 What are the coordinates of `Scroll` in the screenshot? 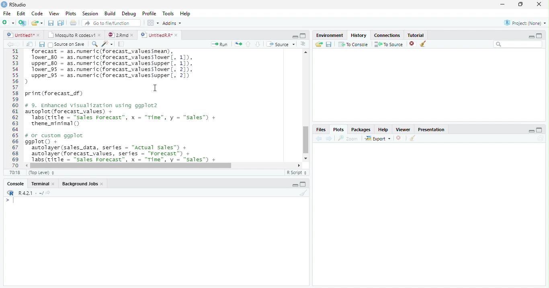 It's located at (163, 165).